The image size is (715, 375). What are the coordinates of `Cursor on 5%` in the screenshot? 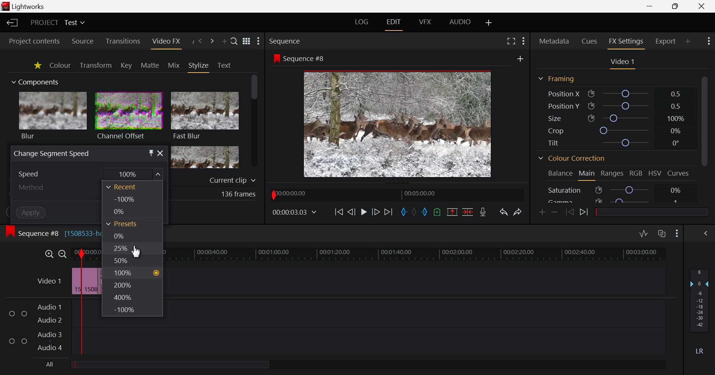 It's located at (133, 249).